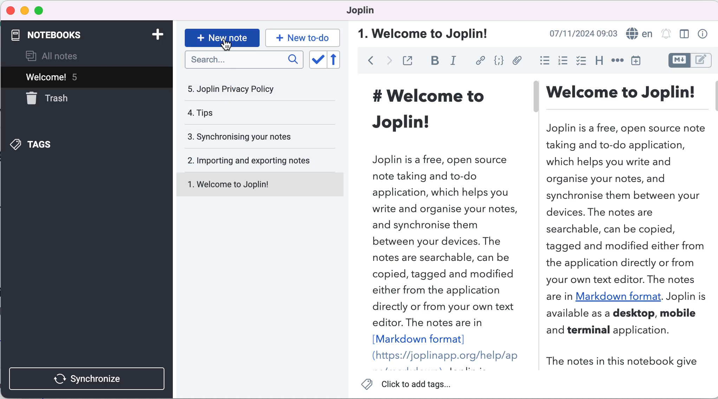  I want to click on tips, so click(241, 114).